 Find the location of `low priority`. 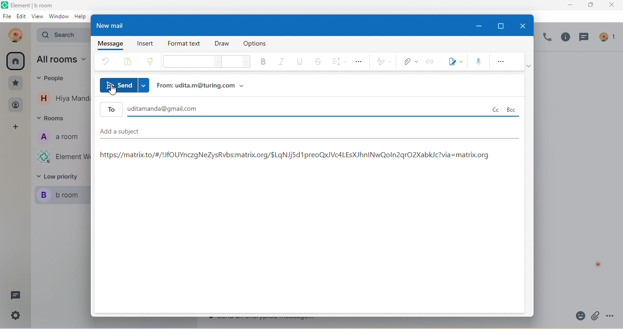

low priority is located at coordinates (60, 177).